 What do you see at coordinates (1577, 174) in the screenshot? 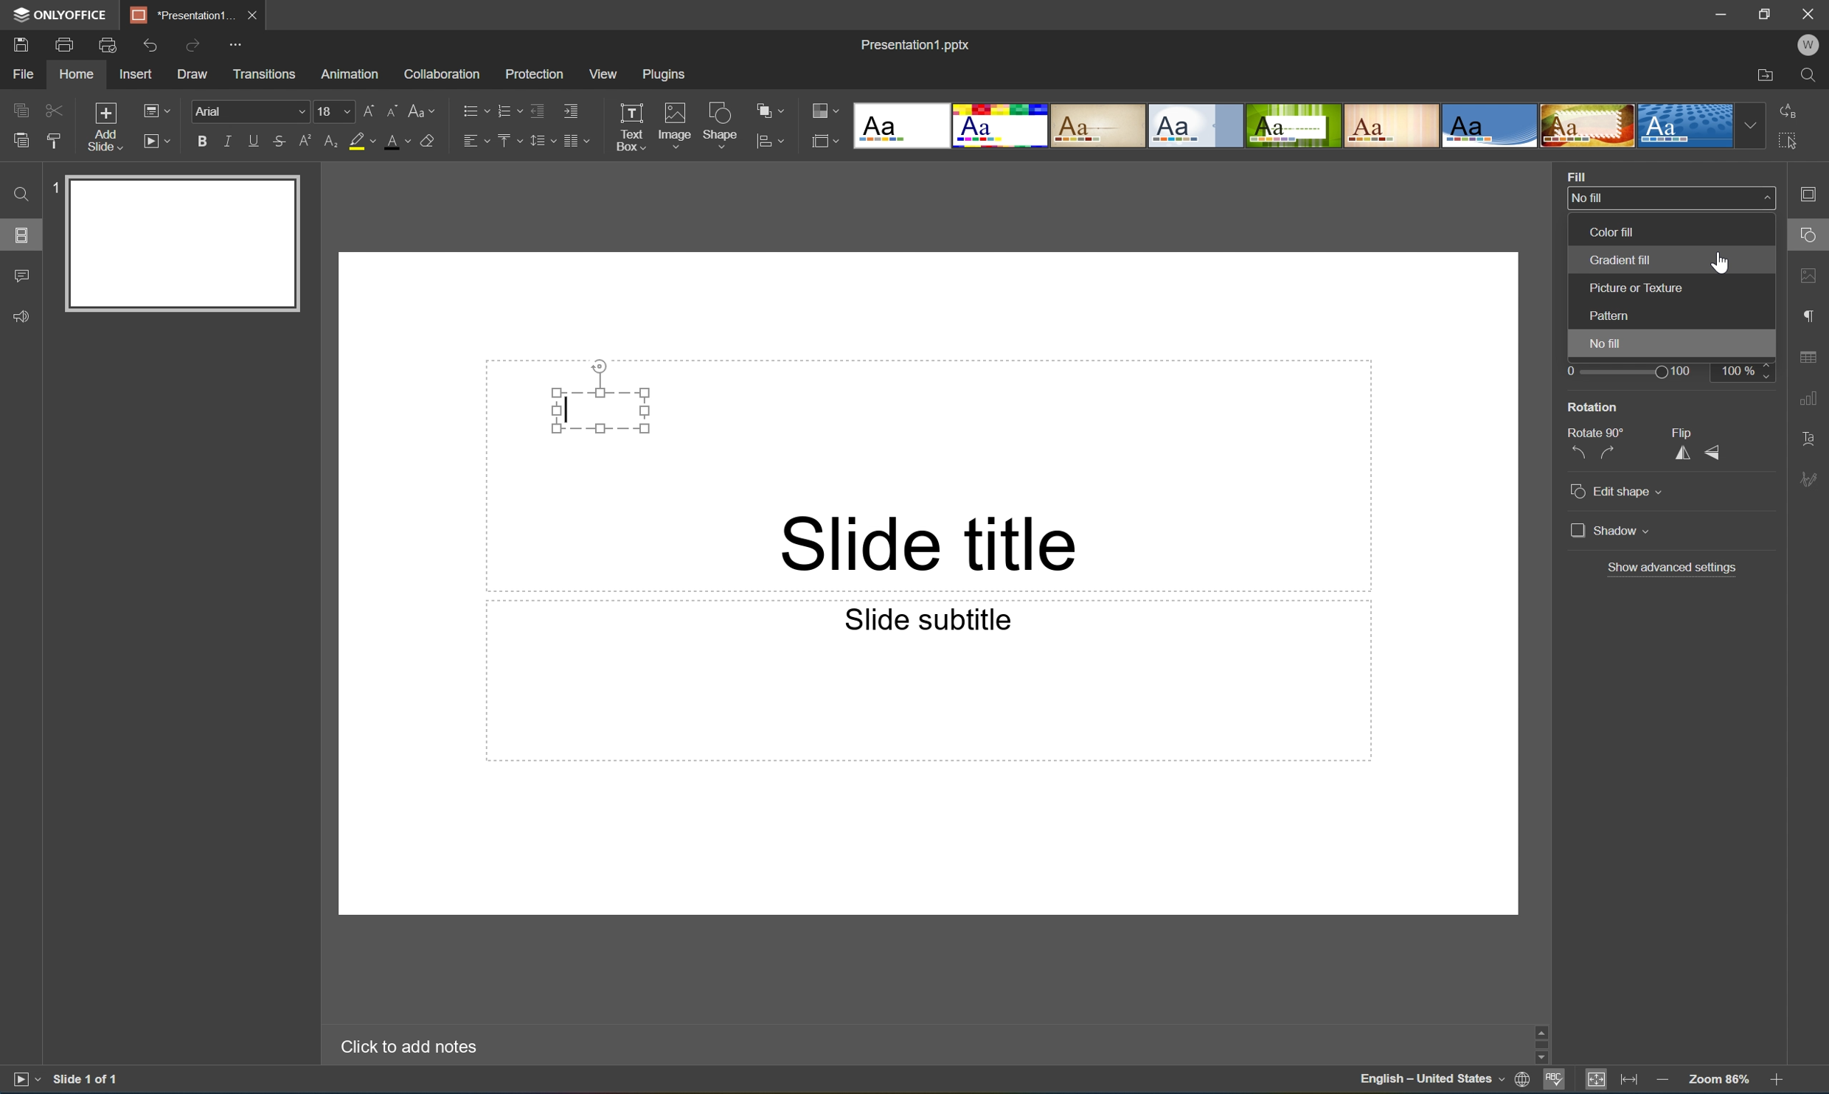
I see `Fill` at bounding box center [1577, 174].